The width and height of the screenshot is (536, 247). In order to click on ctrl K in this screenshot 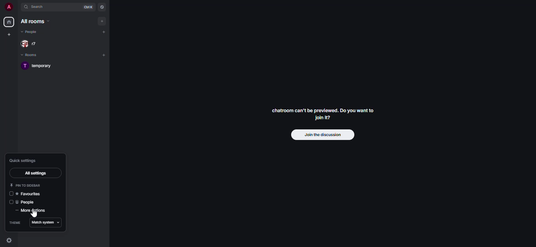, I will do `click(87, 7)`.